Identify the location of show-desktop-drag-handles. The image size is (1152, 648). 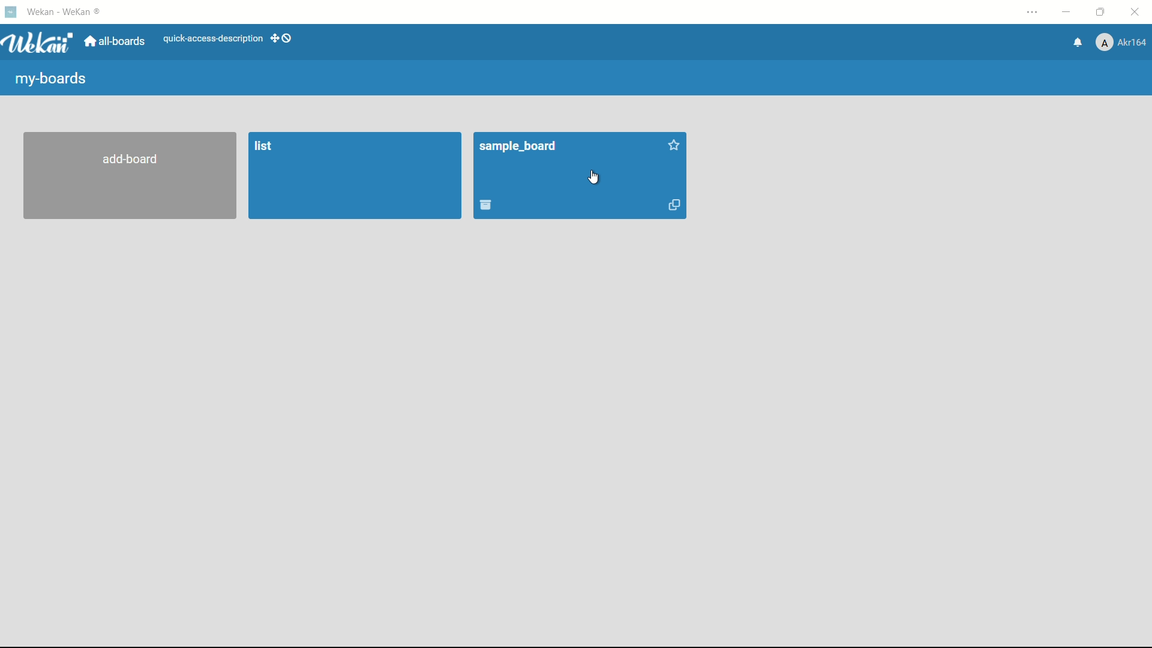
(283, 40).